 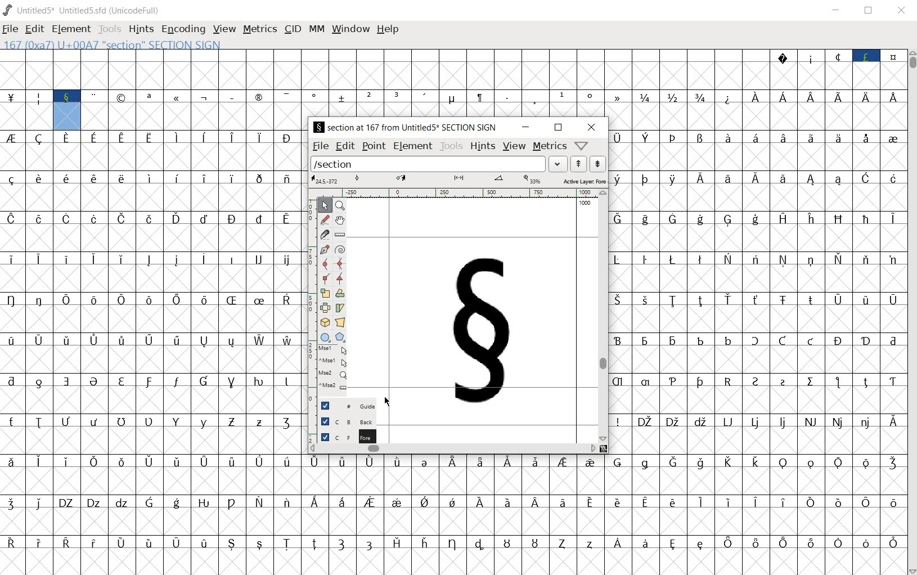 What do you see at coordinates (838, 10) in the screenshot?
I see `MINIMIZE` at bounding box center [838, 10].